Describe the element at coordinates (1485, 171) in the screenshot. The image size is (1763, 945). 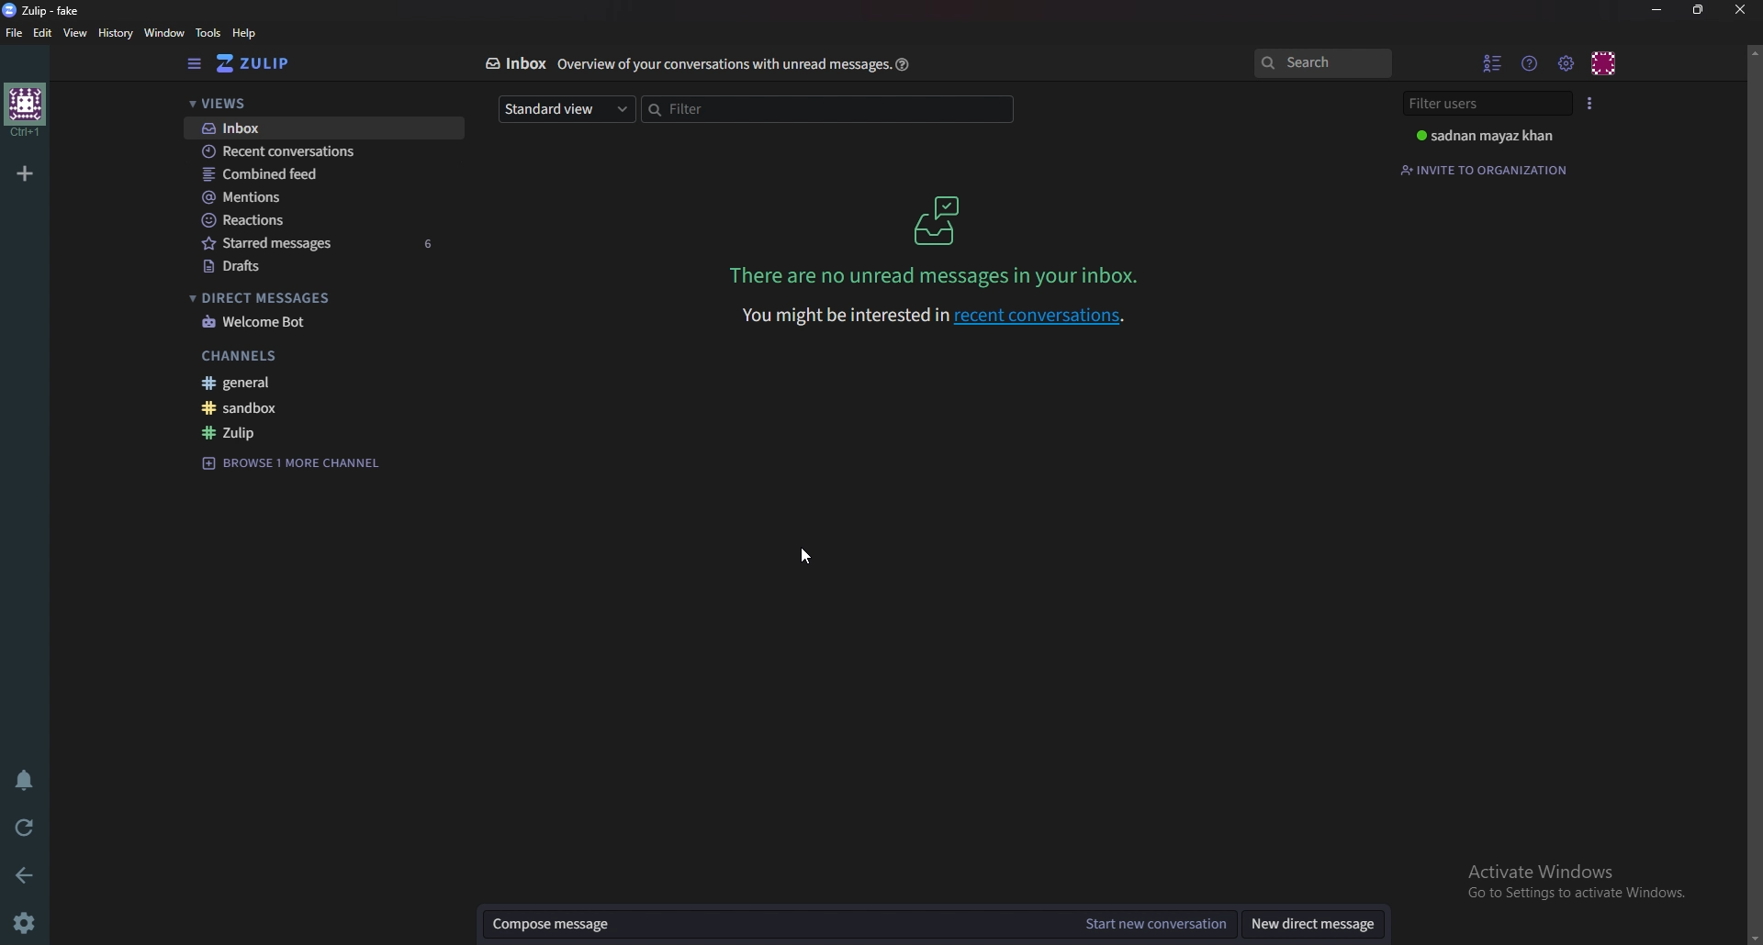
I see `Invite to organization` at that location.